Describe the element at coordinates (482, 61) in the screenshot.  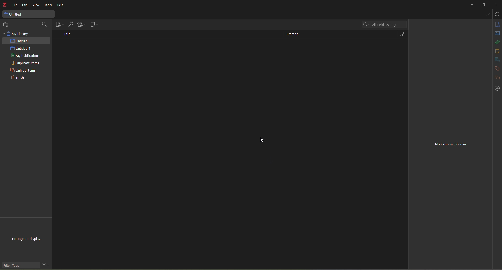
I see `add` at that location.